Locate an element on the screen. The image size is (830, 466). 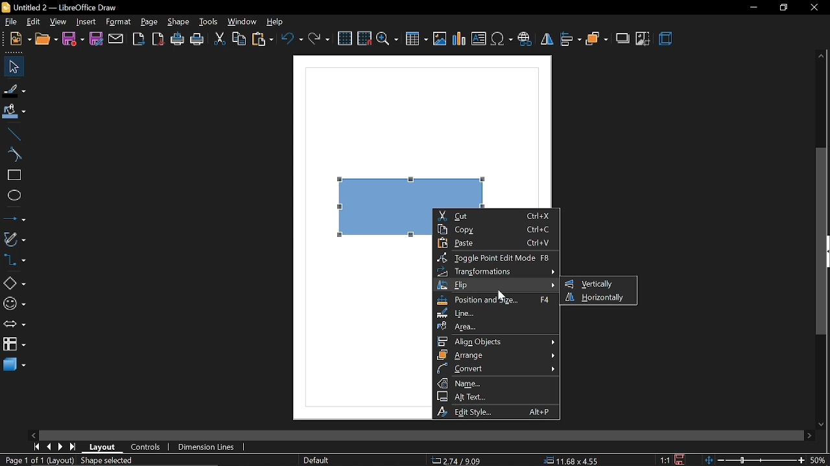
insert text is located at coordinates (479, 39).